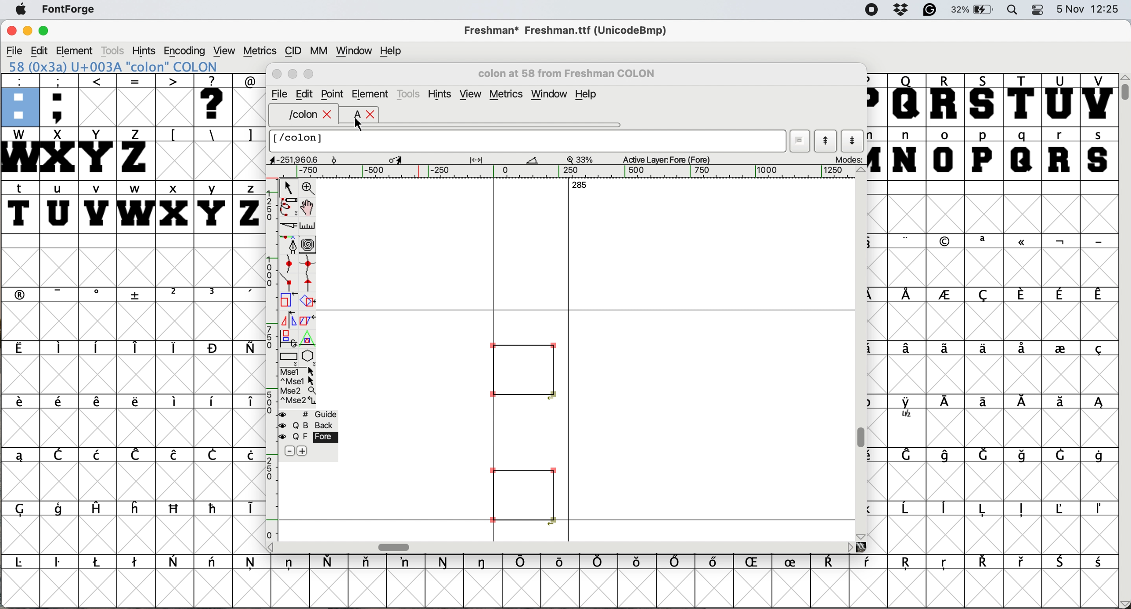 The height and width of the screenshot is (609, 1131). I want to click on symbol, so click(1023, 562).